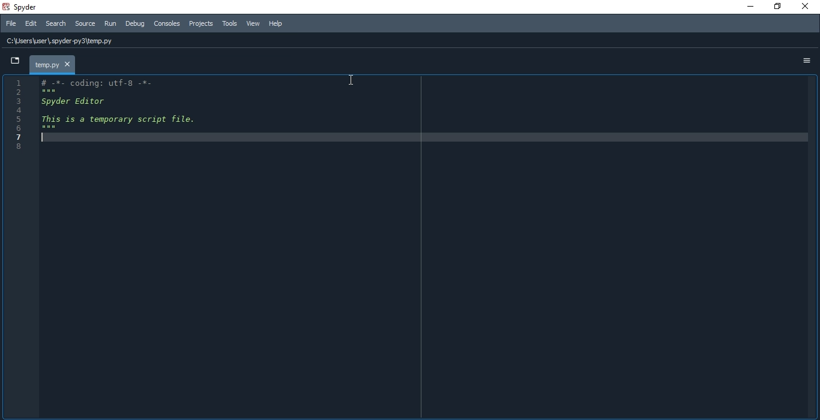 This screenshot has width=820, height=420. I want to click on restore, so click(777, 7).